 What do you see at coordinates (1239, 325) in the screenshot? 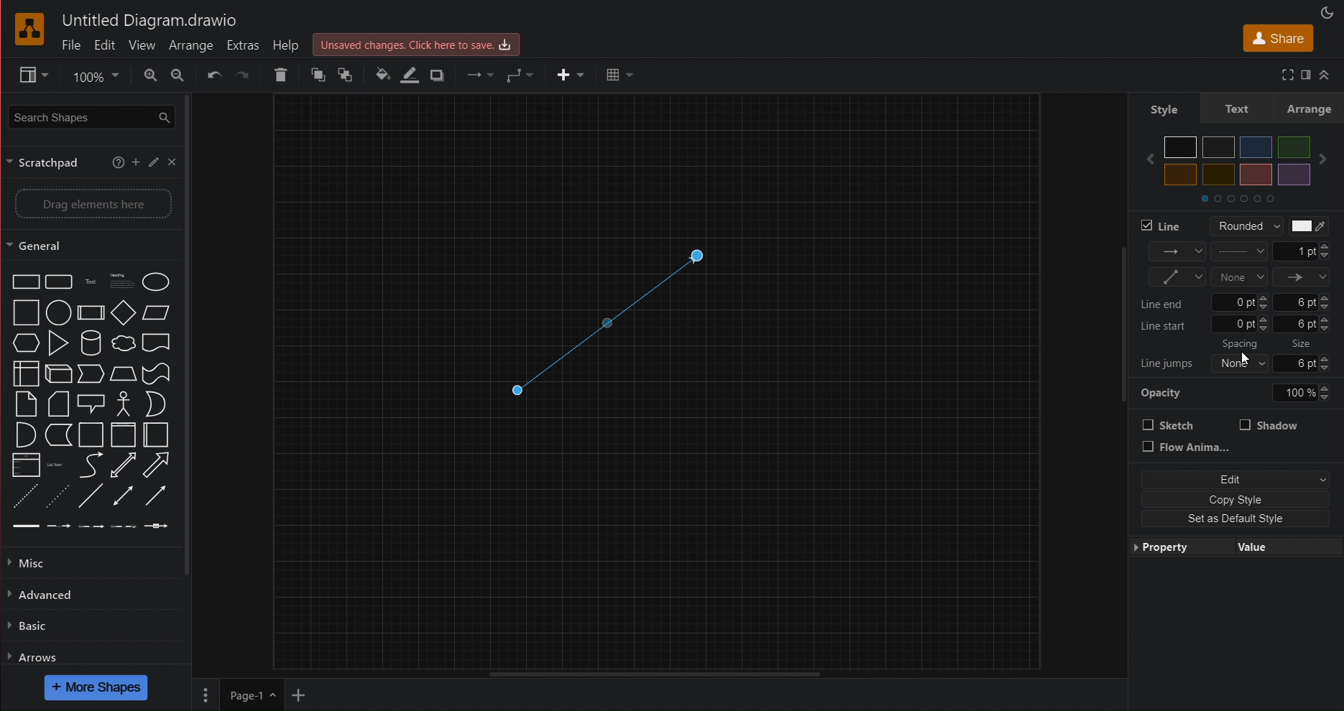
I see `Line start size` at bounding box center [1239, 325].